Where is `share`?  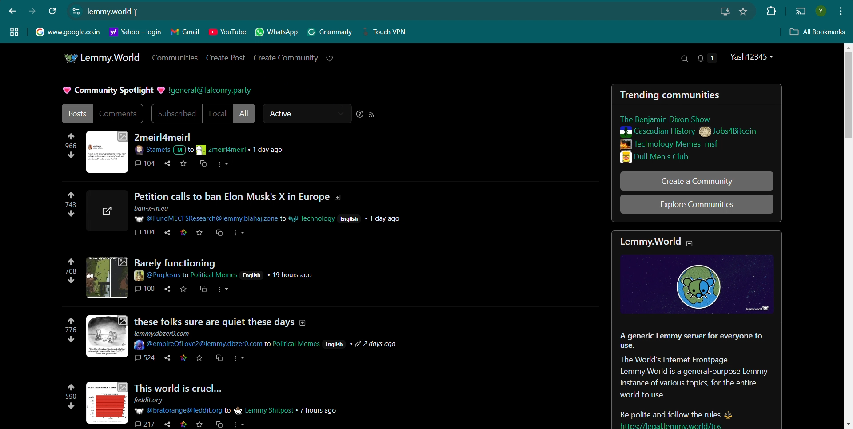 share is located at coordinates (169, 234).